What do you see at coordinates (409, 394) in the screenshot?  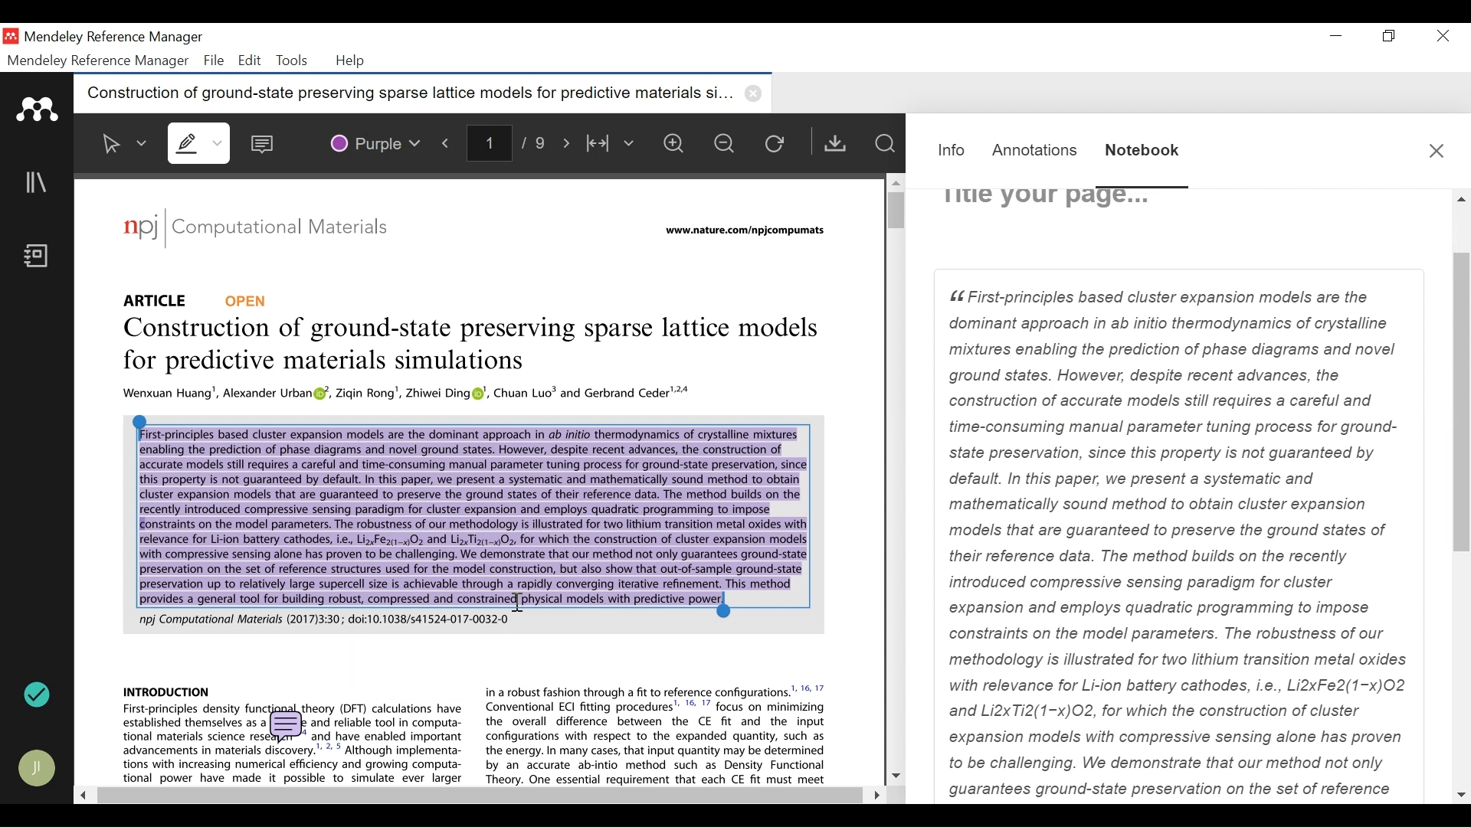 I see `PDF Context` at bounding box center [409, 394].